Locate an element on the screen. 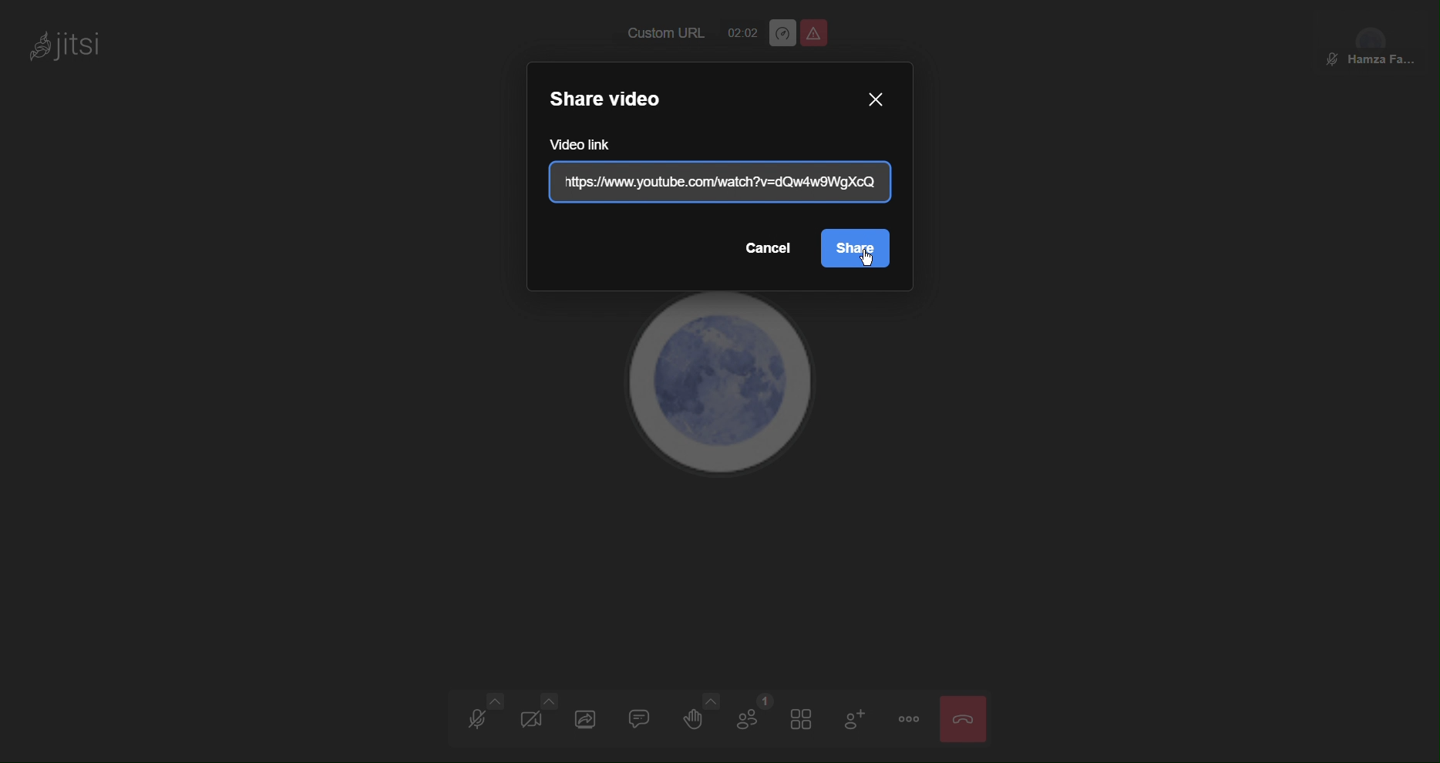  Unsafe is located at coordinates (814, 32).